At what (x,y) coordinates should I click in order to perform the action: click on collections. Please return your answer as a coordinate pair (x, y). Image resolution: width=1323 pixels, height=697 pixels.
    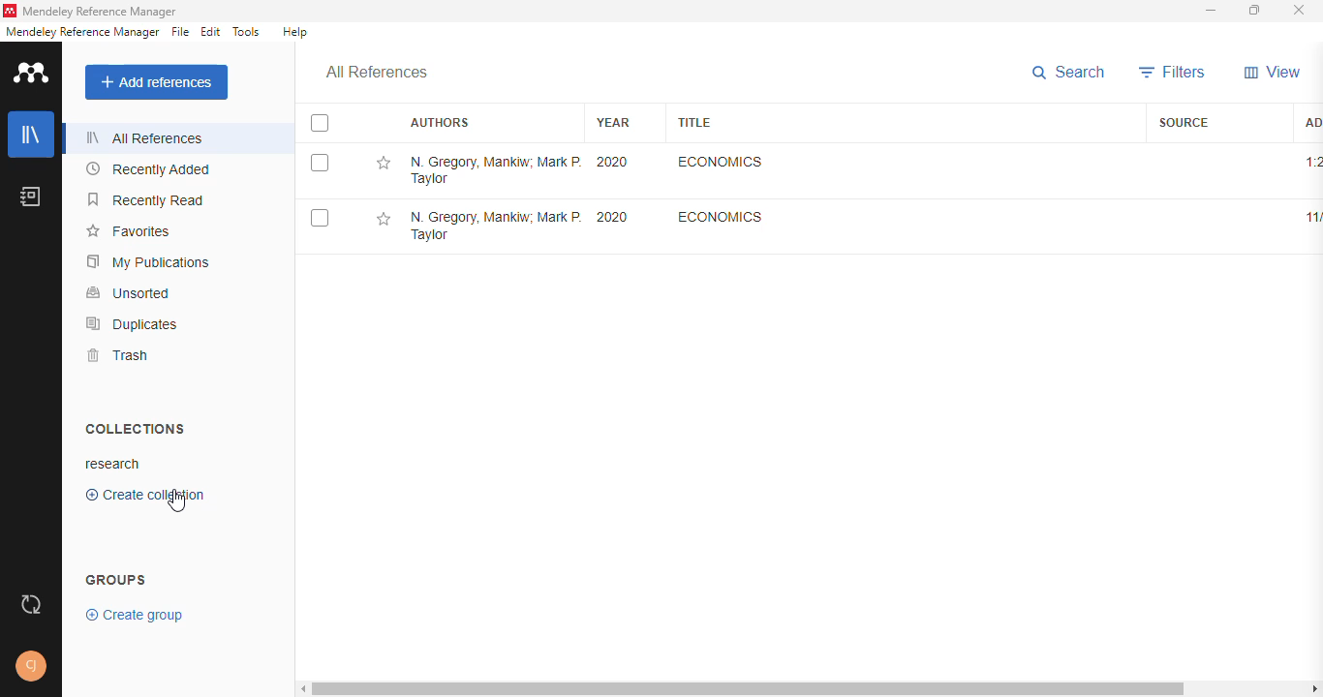
    Looking at the image, I should click on (135, 428).